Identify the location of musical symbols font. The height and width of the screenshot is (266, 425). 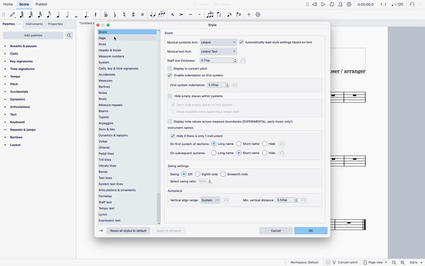
(183, 43).